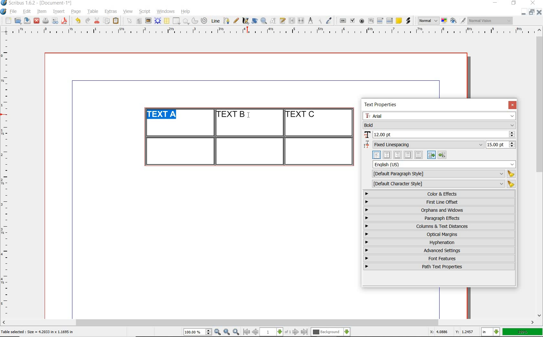 The image size is (543, 337). I want to click on spiral, so click(205, 21).